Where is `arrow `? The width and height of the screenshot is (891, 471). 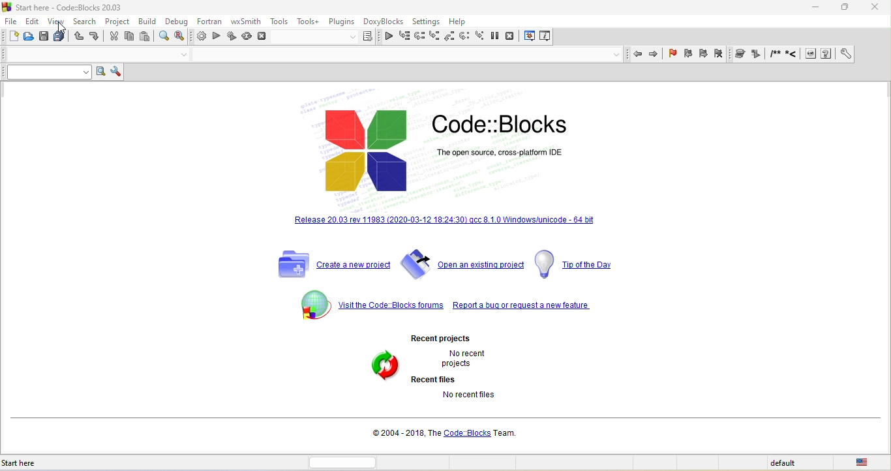 arrow  is located at coordinates (175, 55).